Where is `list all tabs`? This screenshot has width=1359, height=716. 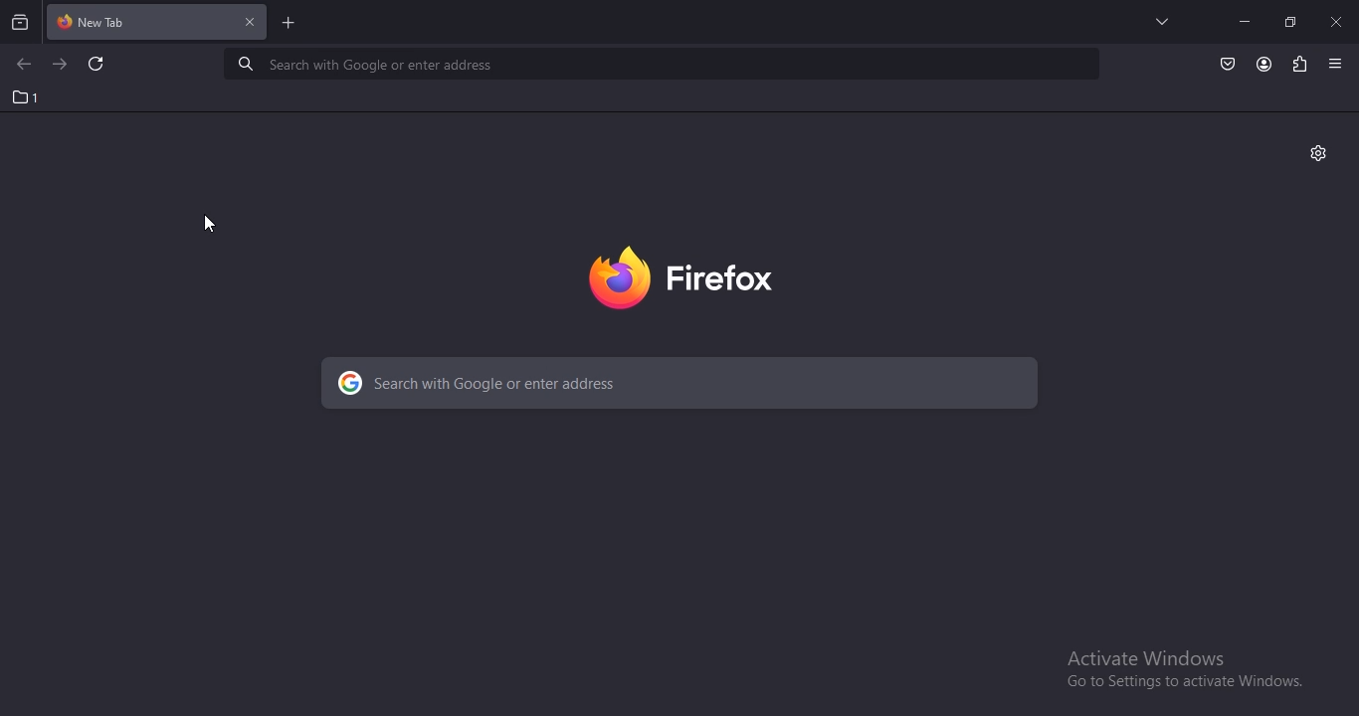
list all tabs is located at coordinates (1157, 21).